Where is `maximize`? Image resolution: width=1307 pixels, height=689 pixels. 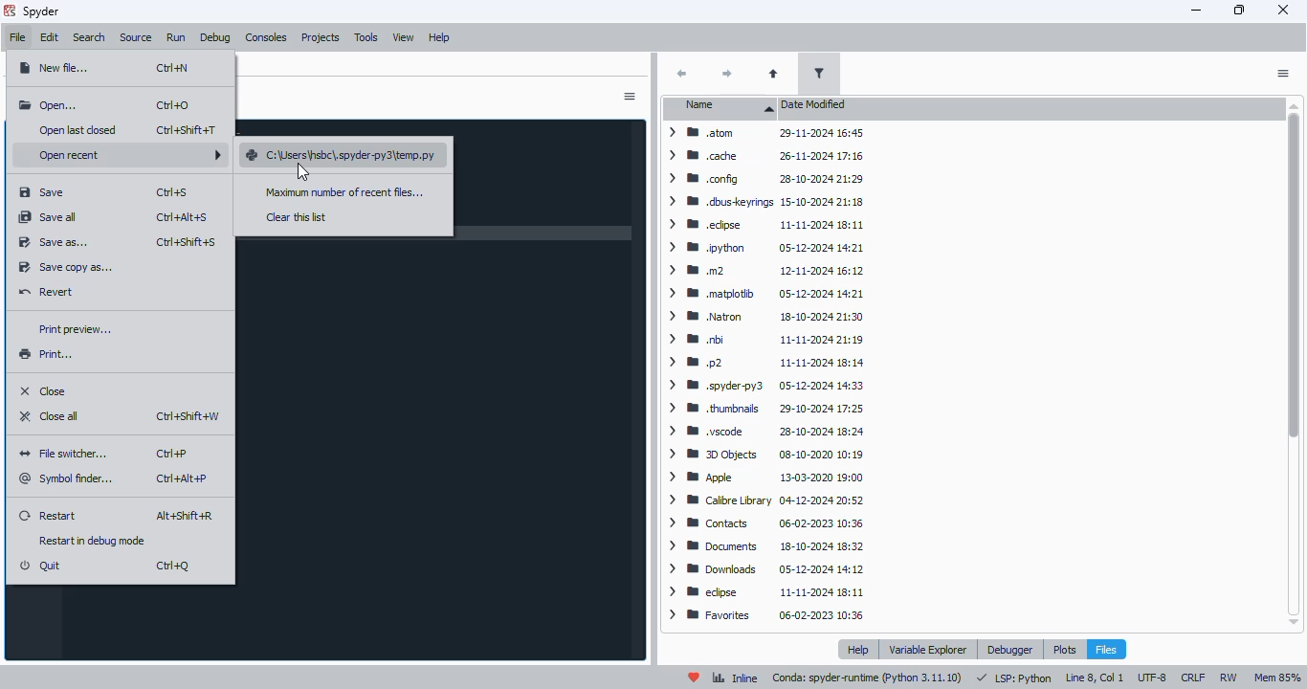 maximize is located at coordinates (1241, 10).